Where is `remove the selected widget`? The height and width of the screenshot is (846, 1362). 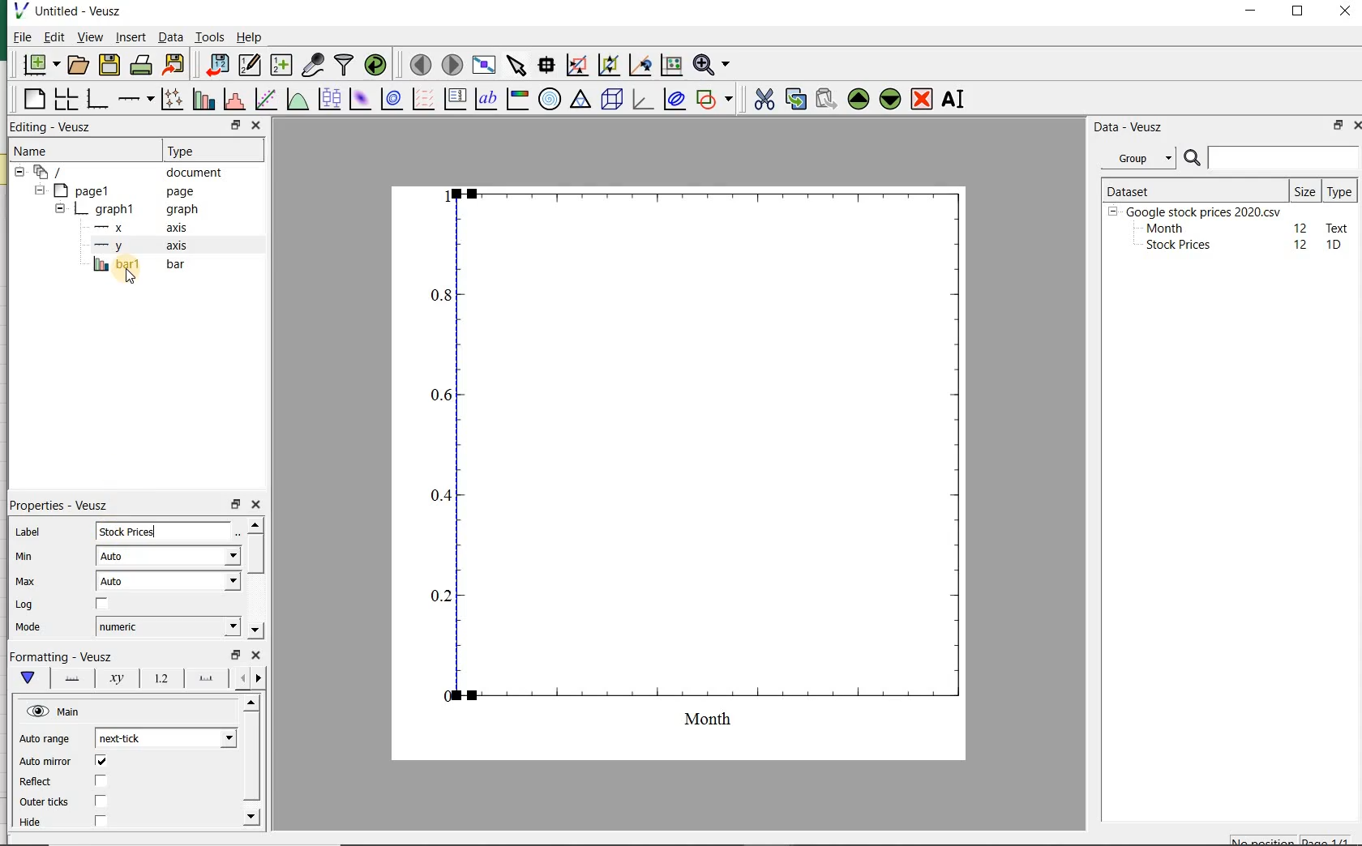
remove the selected widget is located at coordinates (923, 99).